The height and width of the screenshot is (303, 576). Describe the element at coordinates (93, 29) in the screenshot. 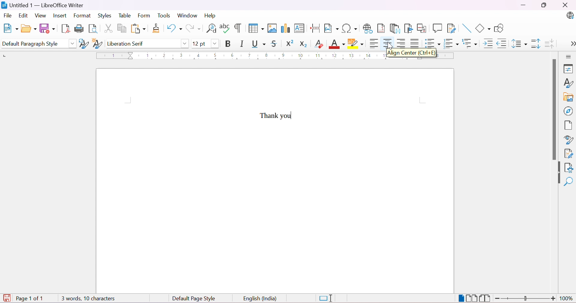

I see `Toggle Print Preview` at that location.